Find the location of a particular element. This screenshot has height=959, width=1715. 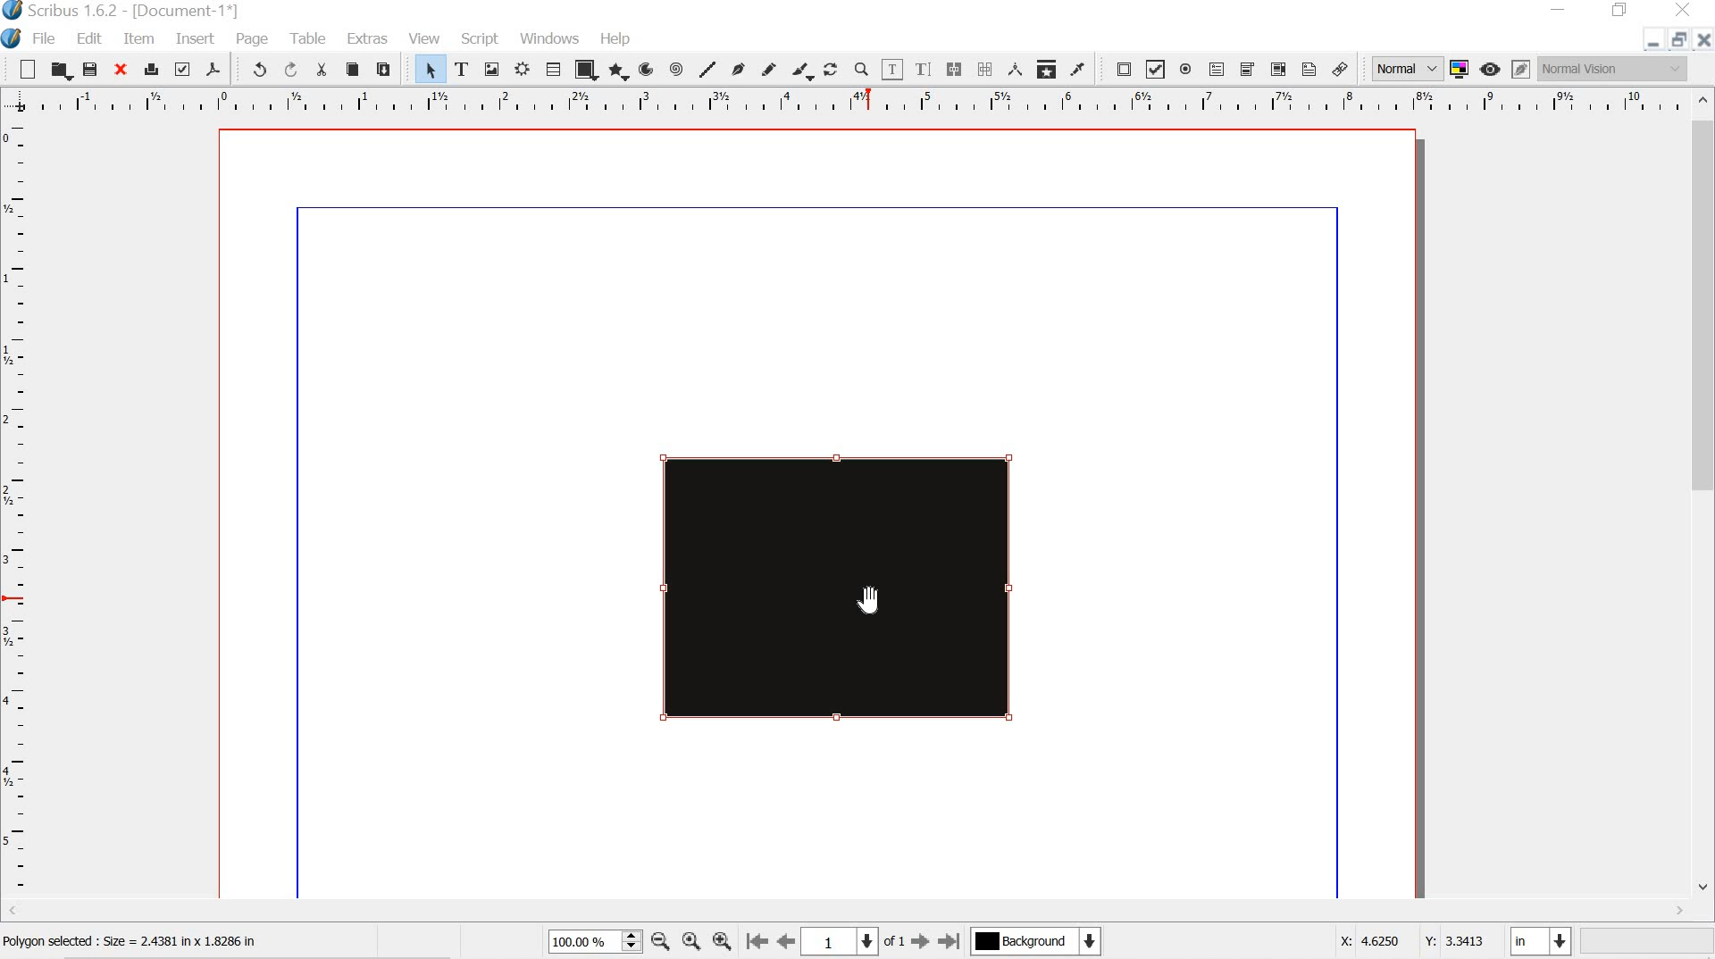

restore down is located at coordinates (1677, 39).